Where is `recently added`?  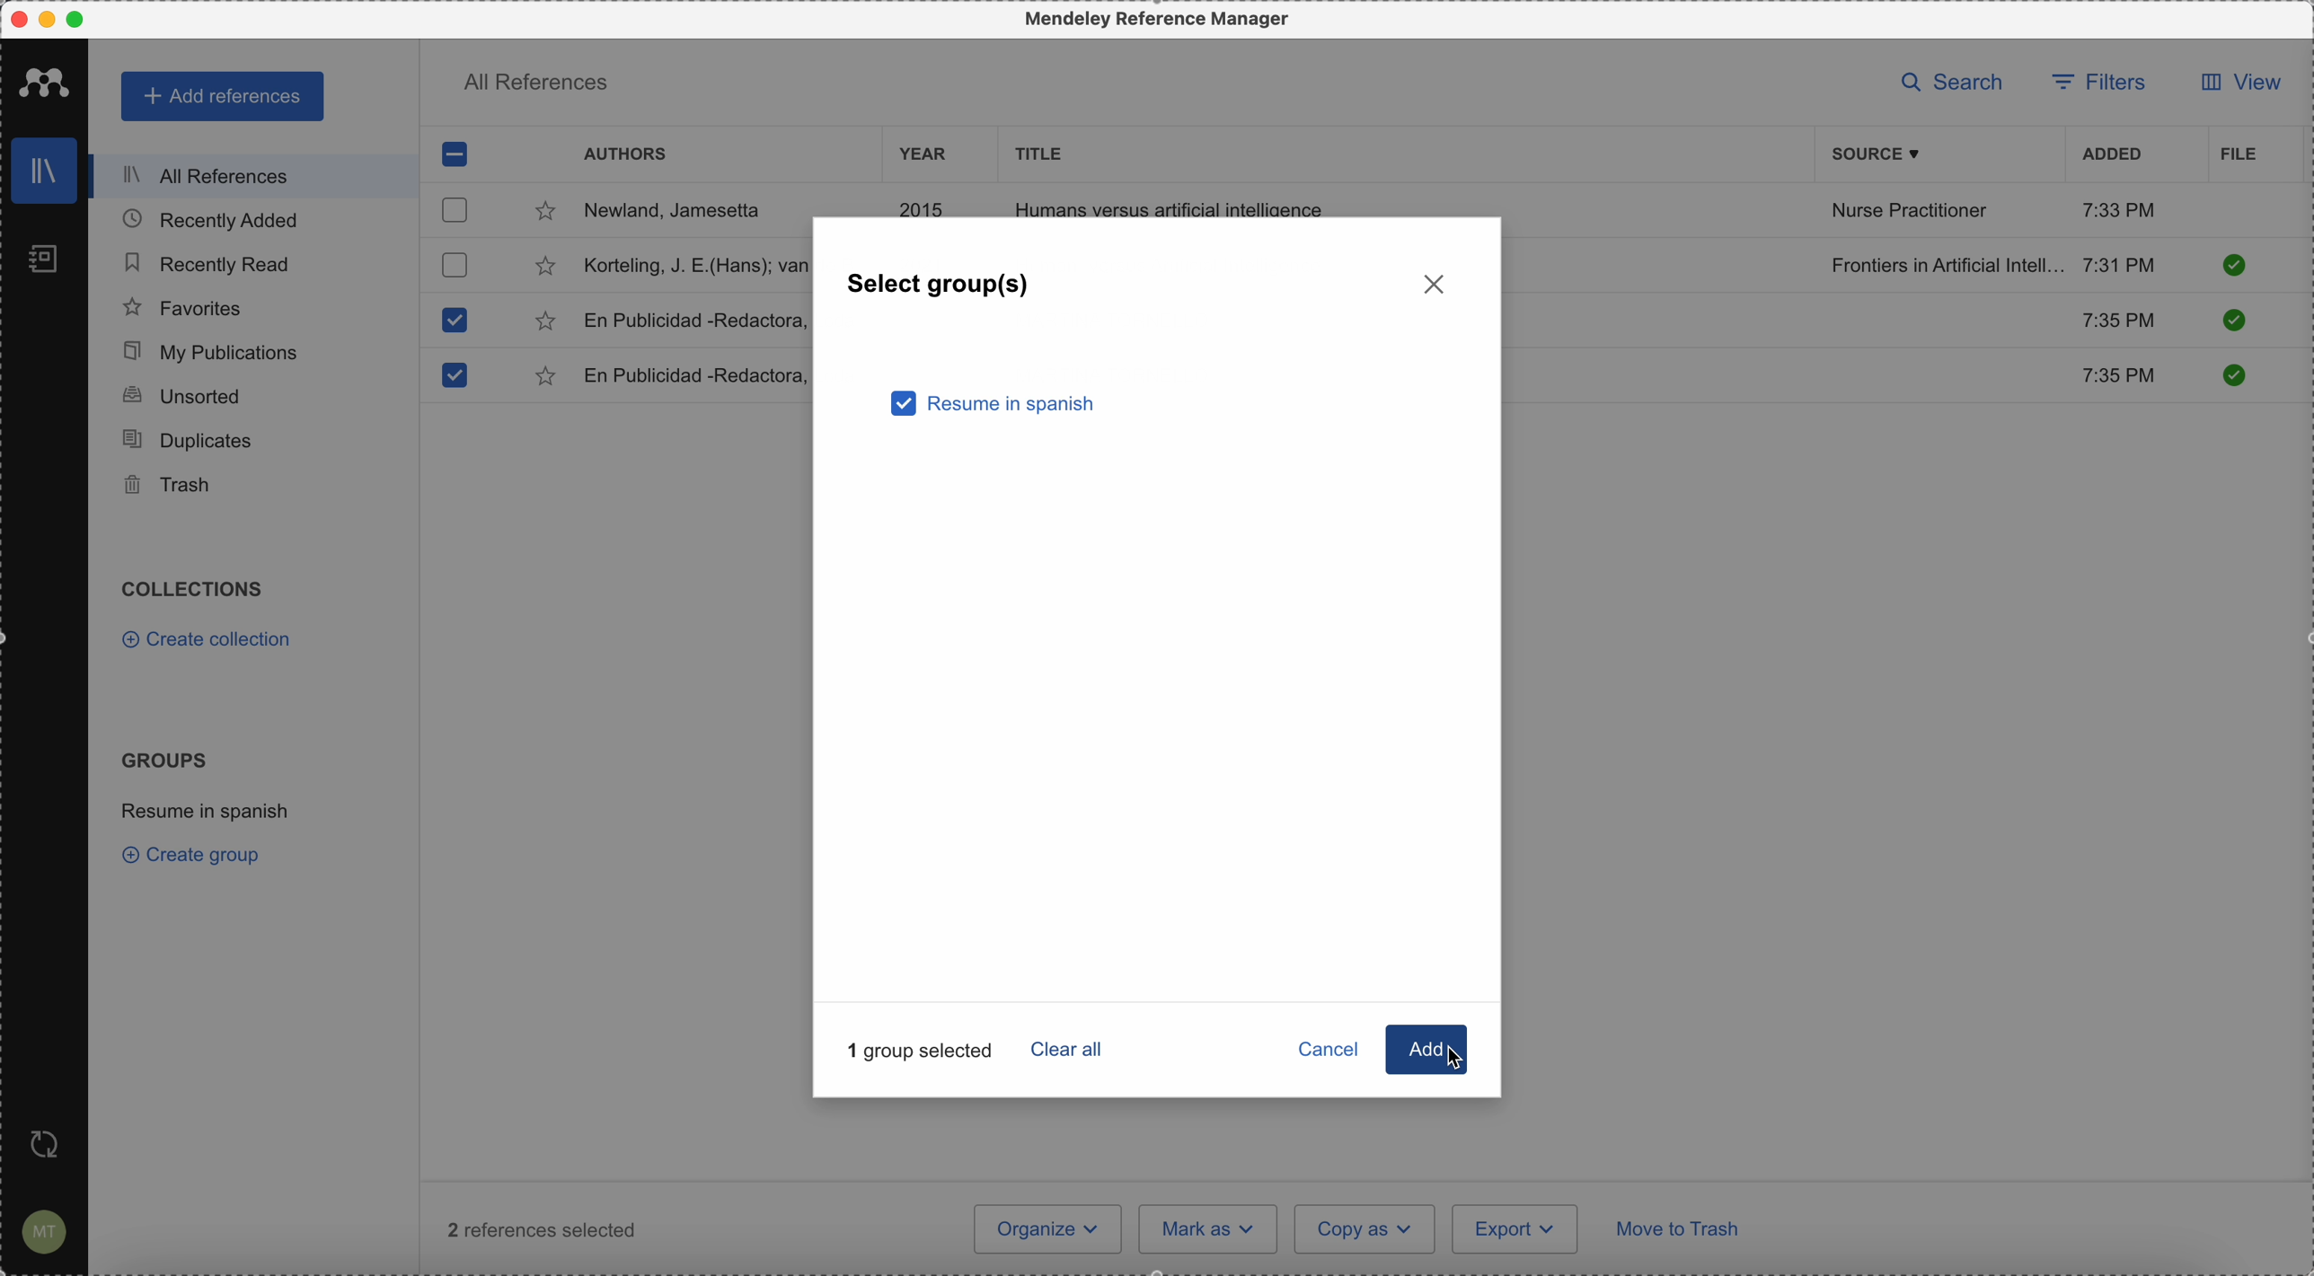 recently added is located at coordinates (225, 219).